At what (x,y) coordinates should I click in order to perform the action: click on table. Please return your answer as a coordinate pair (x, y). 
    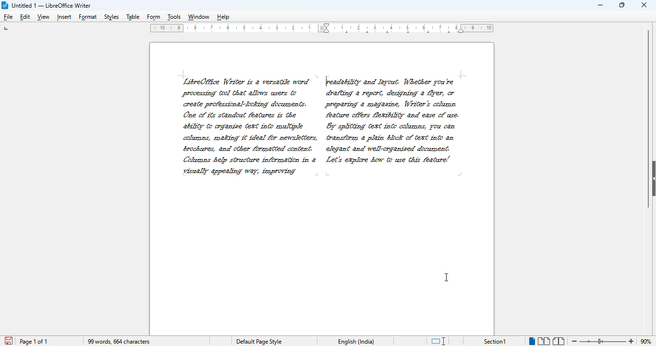
    Looking at the image, I should click on (133, 17).